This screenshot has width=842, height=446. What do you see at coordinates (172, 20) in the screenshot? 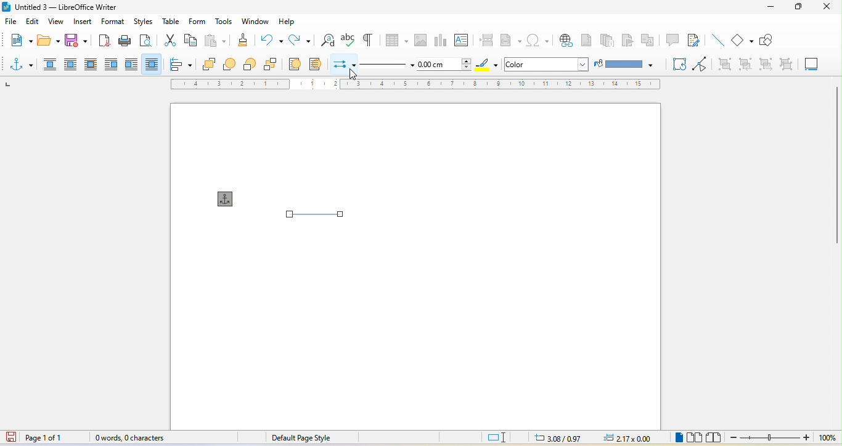
I see `table` at bounding box center [172, 20].